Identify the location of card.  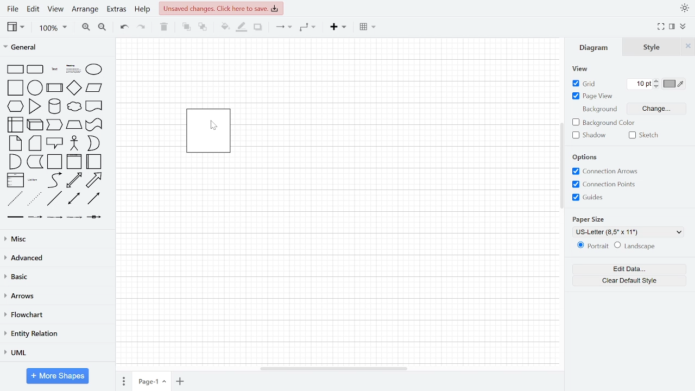
(35, 143).